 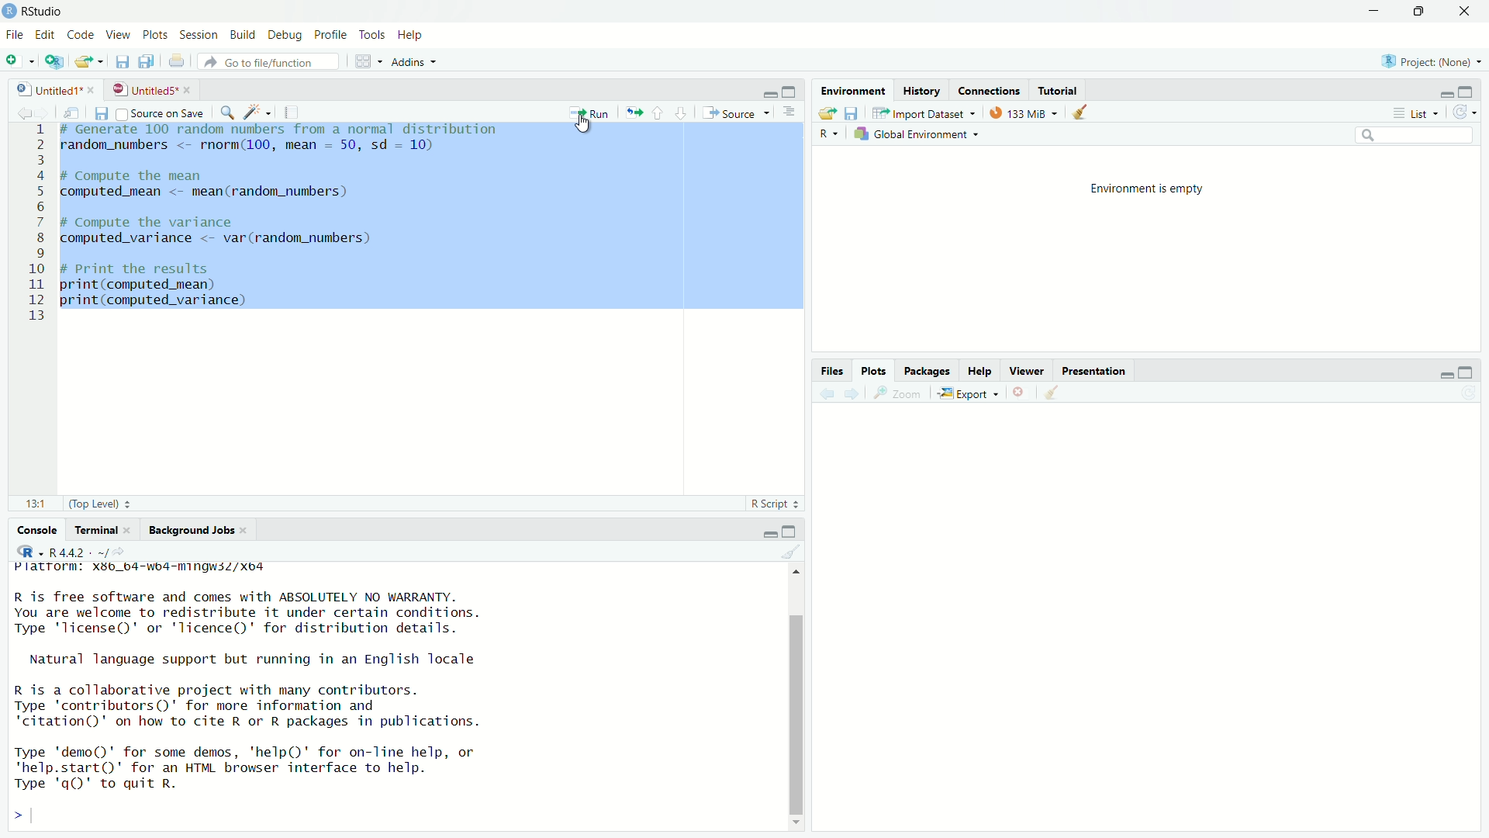 I want to click on find/replace, so click(x=226, y=111).